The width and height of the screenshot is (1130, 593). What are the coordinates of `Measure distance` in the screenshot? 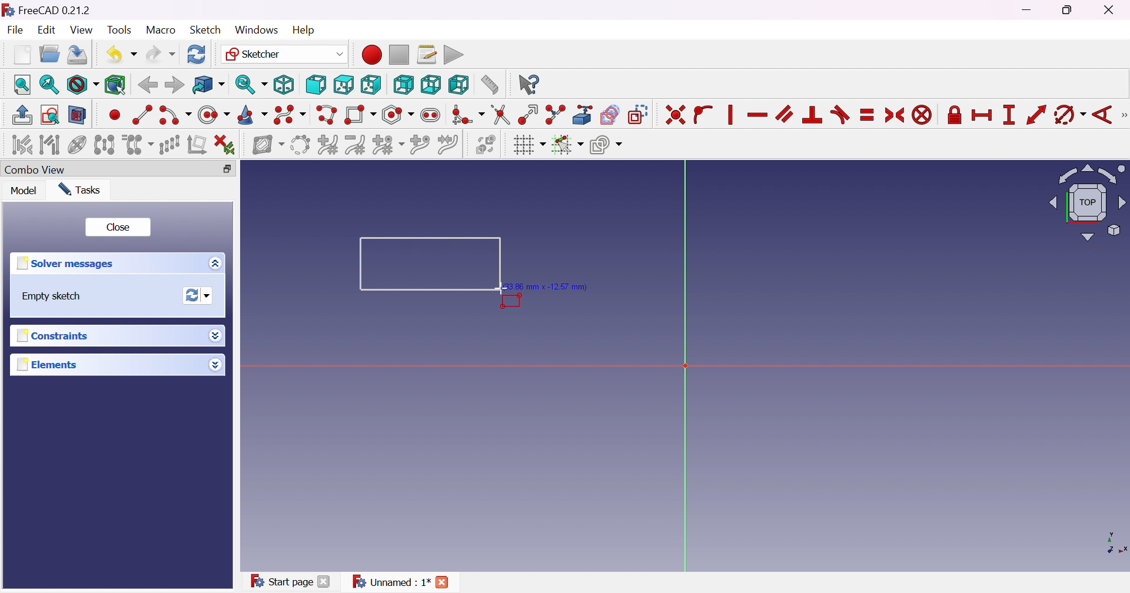 It's located at (489, 85).